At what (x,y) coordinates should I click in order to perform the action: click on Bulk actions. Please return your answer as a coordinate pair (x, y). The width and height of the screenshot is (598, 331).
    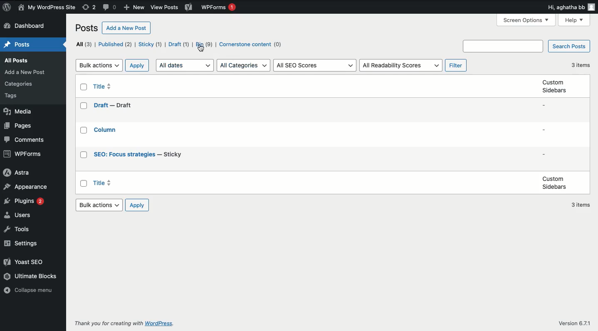
    Looking at the image, I should click on (98, 205).